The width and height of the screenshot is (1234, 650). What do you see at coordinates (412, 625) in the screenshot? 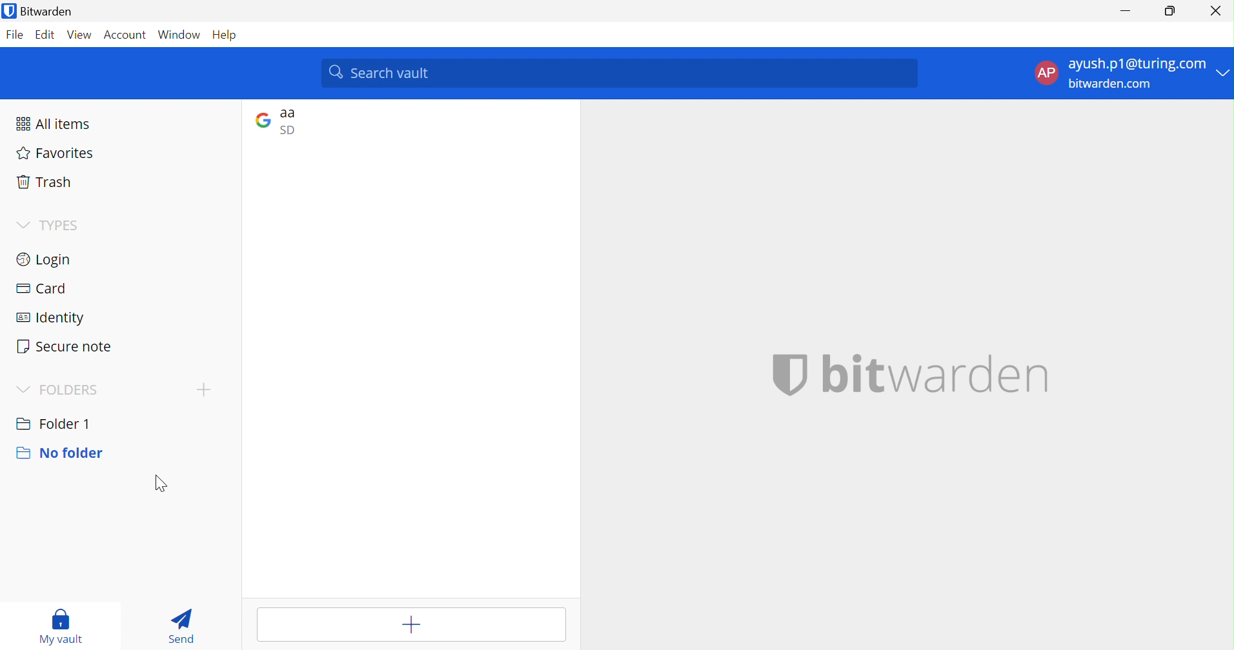
I see `Add item` at bounding box center [412, 625].